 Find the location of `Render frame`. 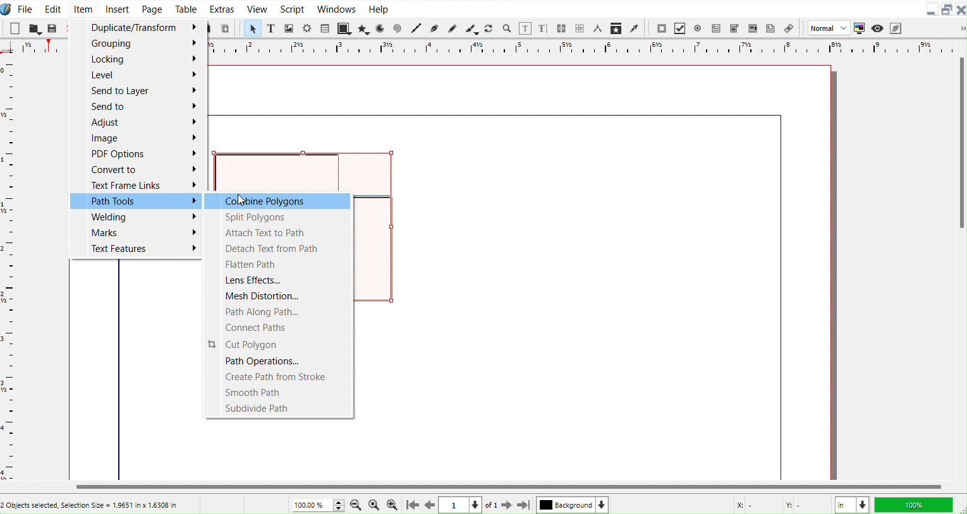

Render frame is located at coordinates (308, 28).